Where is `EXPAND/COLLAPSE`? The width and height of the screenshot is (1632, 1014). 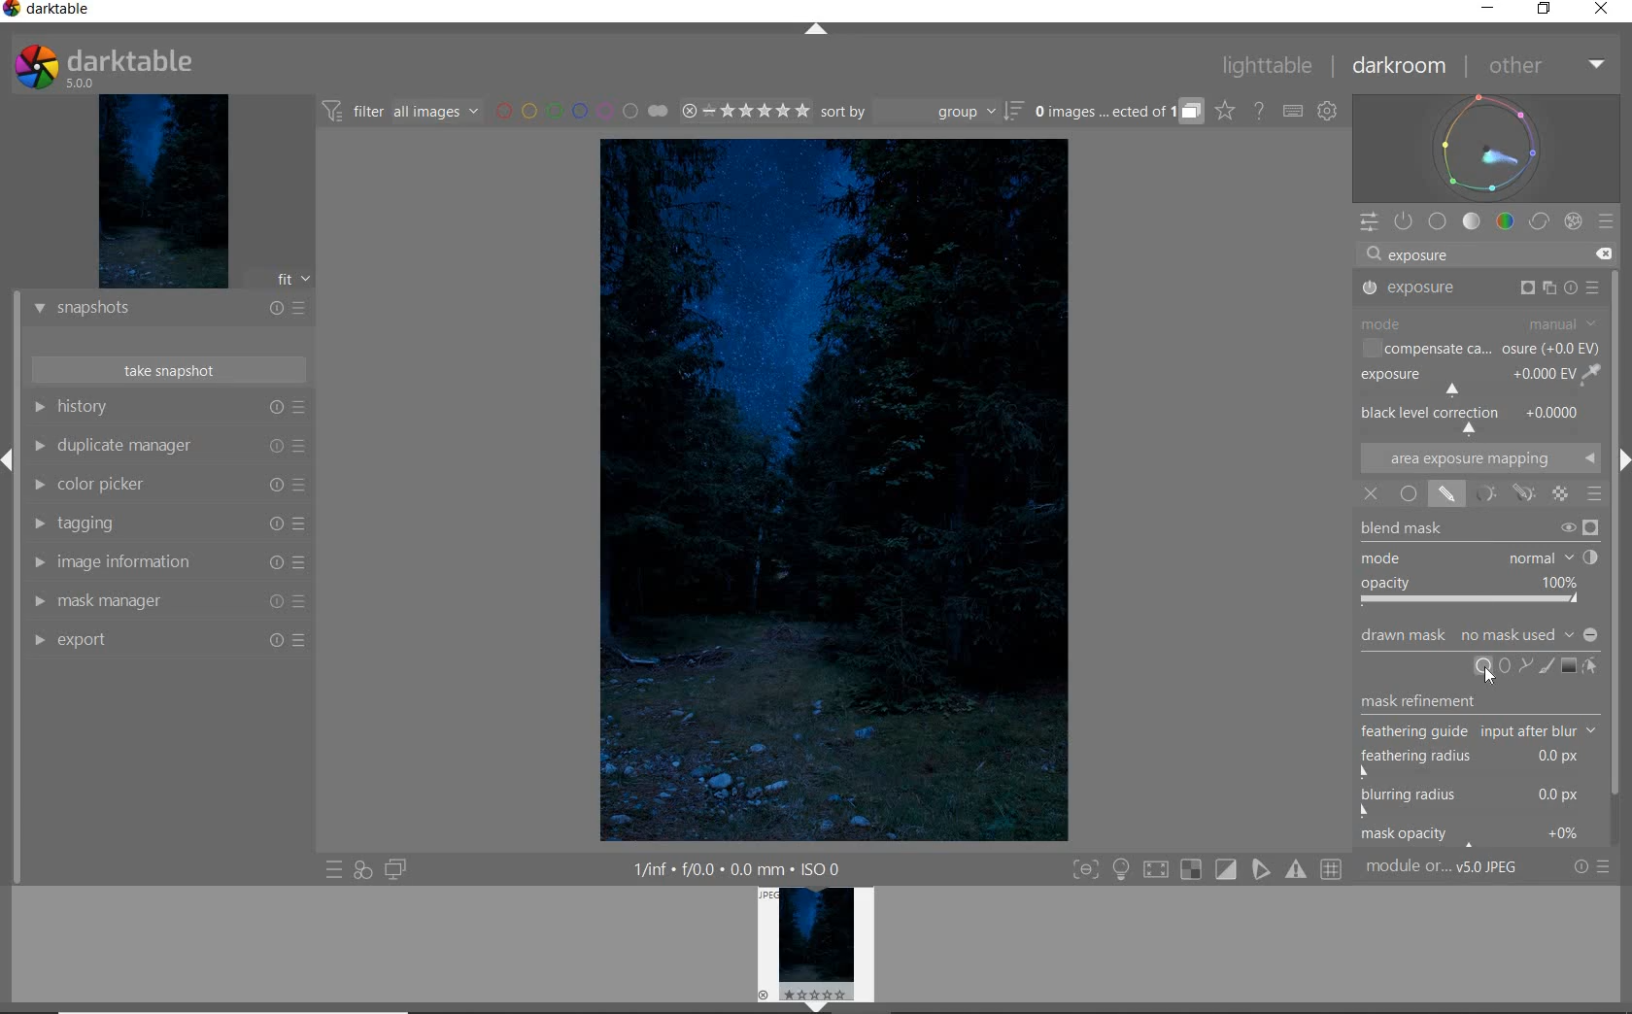
EXPAND/COLLAPSE is located at coordinates (817, 30).